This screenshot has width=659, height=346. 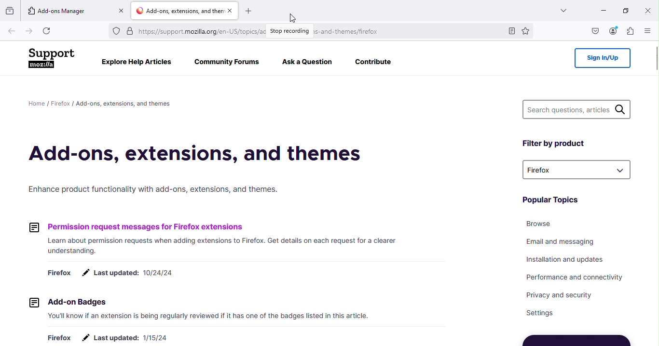 What do you see at coordinates (248, 11) in the screenshot?
I see `Open a new tab` at bounding box center [248, 11].